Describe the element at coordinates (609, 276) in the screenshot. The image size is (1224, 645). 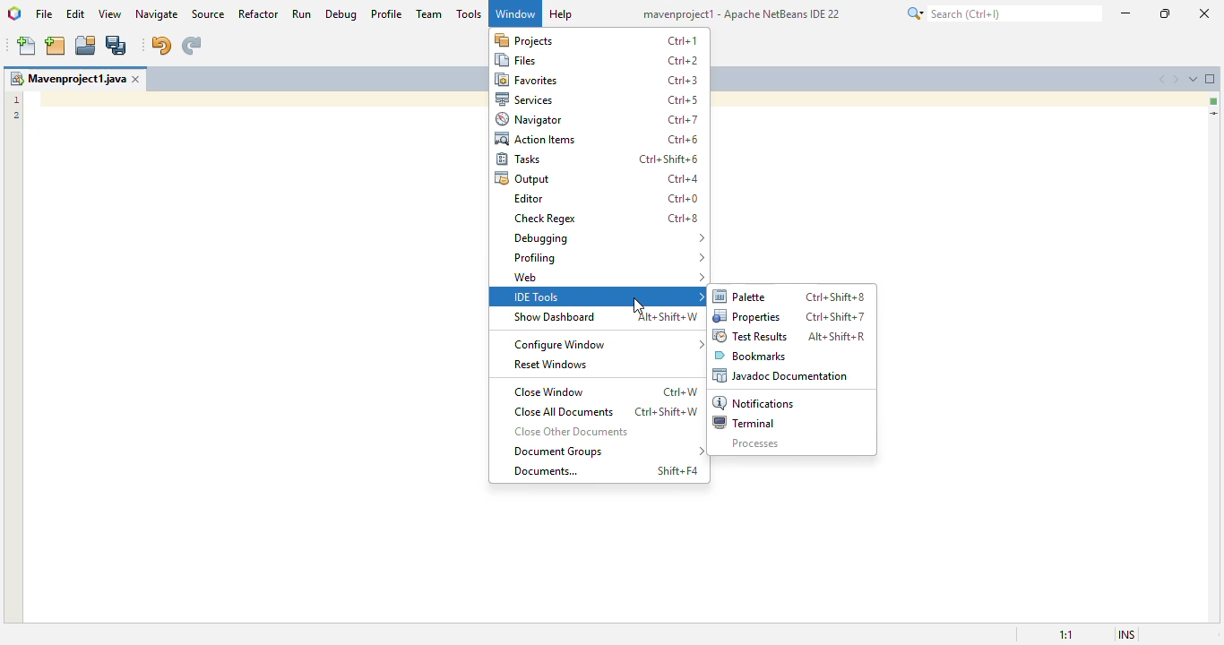
I see `web` at that location.